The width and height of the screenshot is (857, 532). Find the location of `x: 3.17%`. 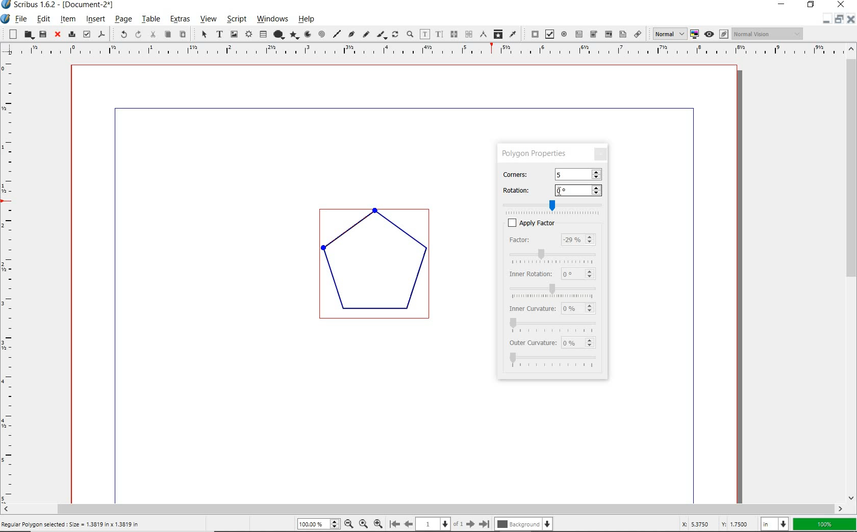

x: 3.17% is located at coordinates (693, 524).